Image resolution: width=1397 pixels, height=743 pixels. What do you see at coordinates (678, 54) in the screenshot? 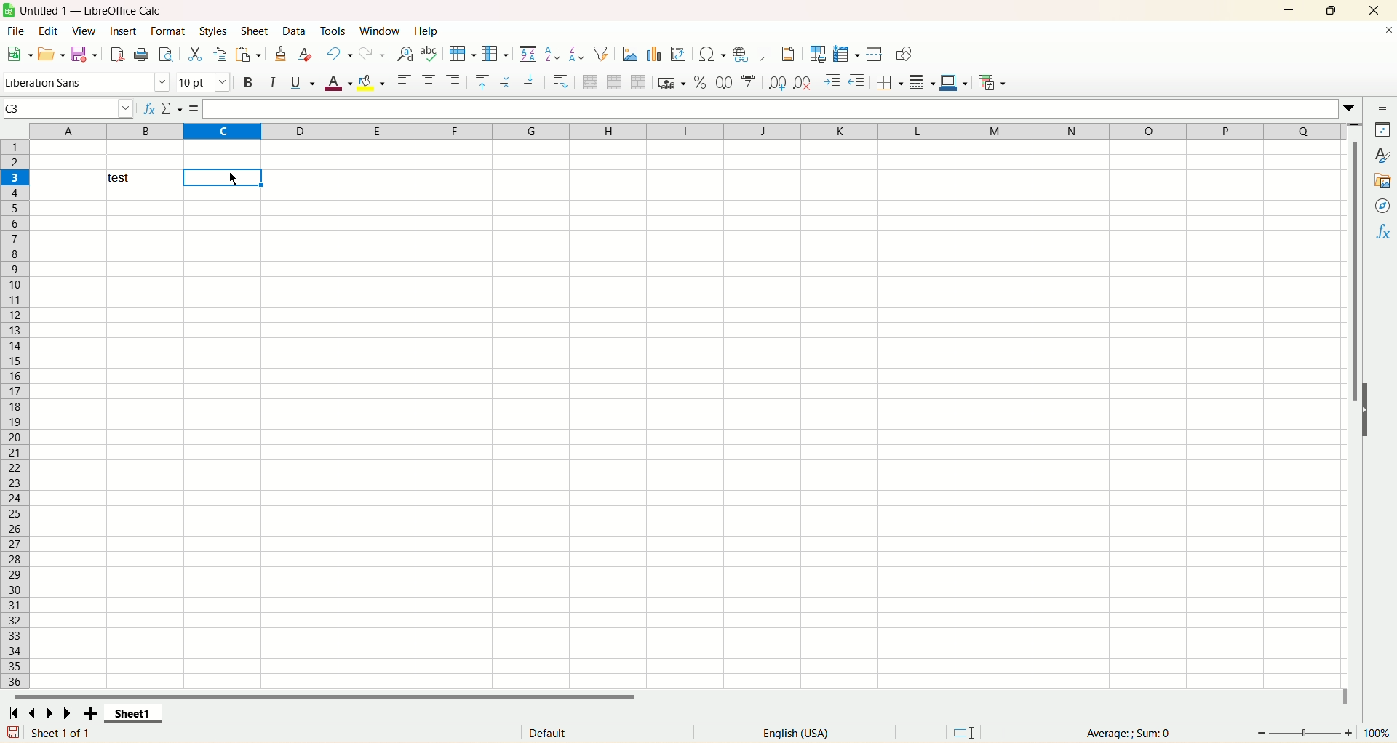
I see `pivot table` at bounding box center [678, 54].